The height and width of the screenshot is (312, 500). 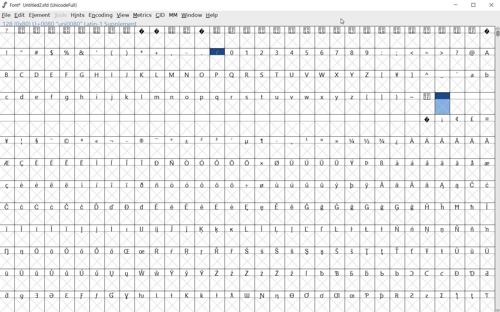 I want to click on Symbol, so click(x=472, y=140).